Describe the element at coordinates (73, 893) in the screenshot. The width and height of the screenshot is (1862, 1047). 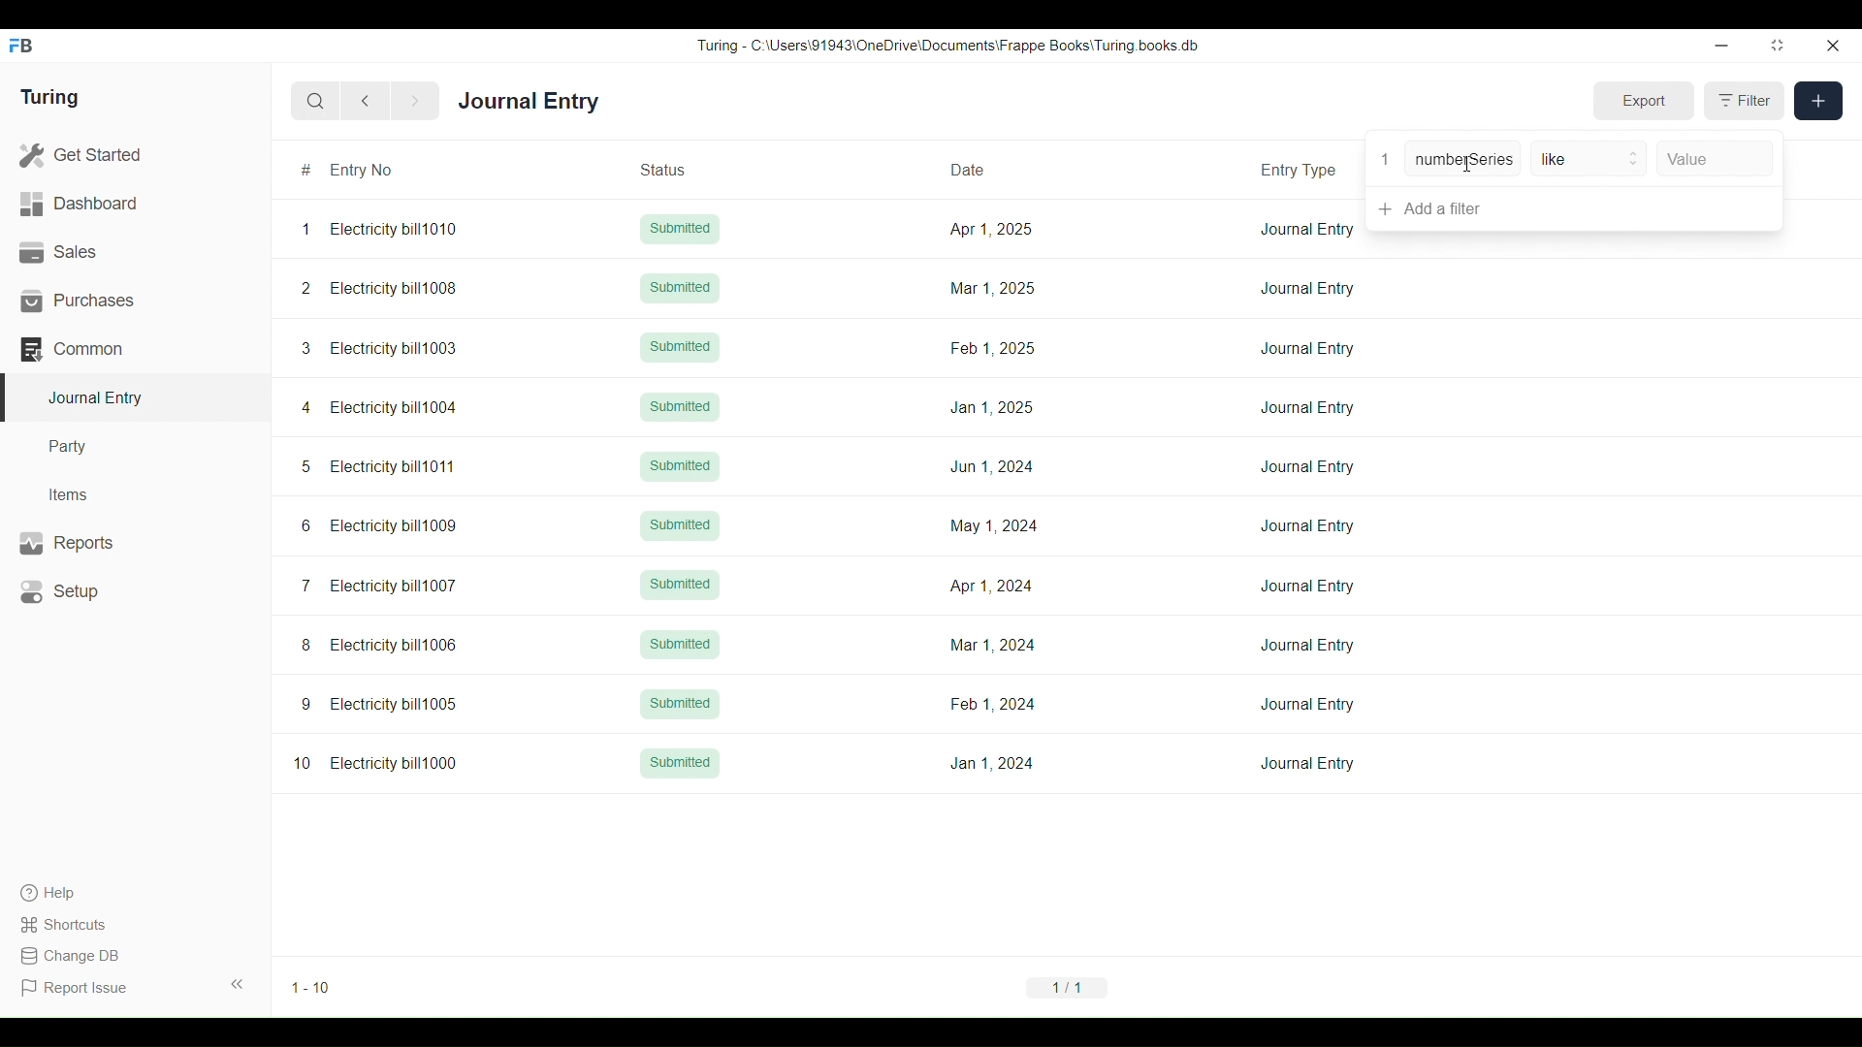
I see `Help` at that location.